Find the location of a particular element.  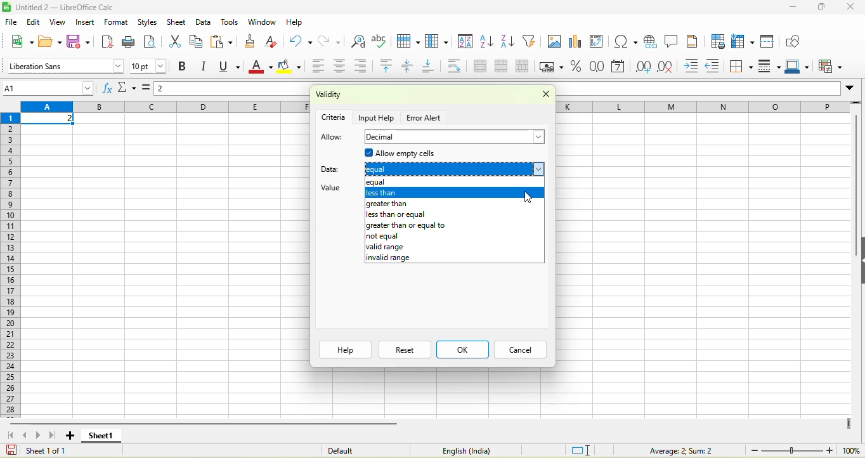

tools is located at coordinates (230, 23).